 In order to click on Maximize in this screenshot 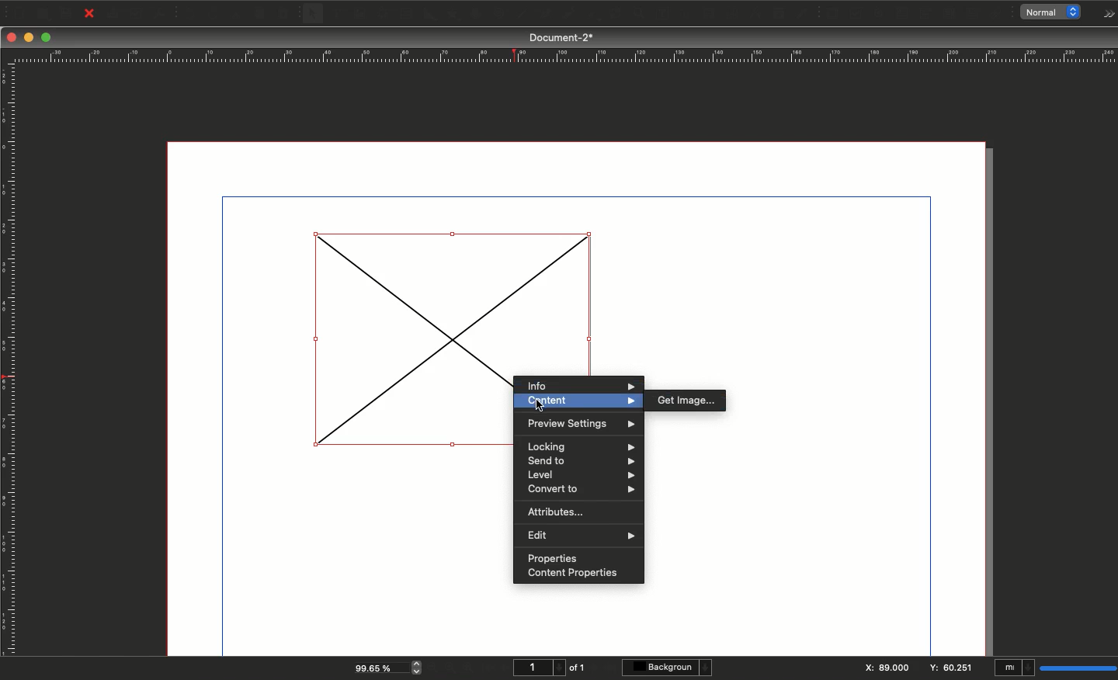, I will do `click(47, 39)`.